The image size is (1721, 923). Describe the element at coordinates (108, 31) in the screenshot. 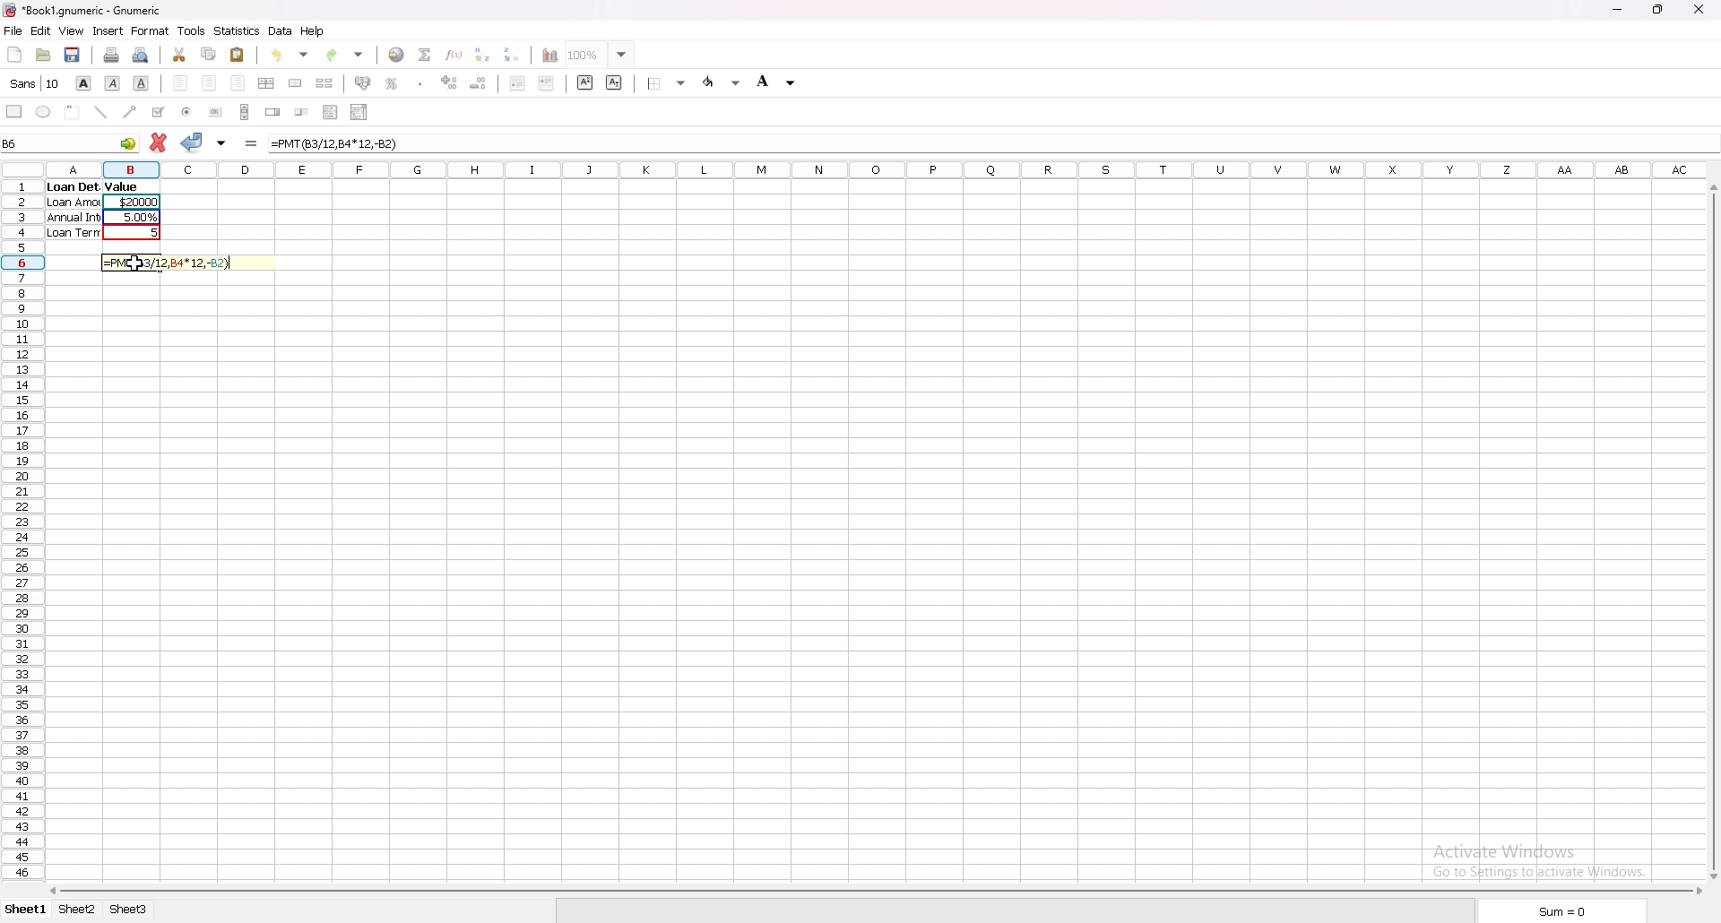

I see `insert` at that location.